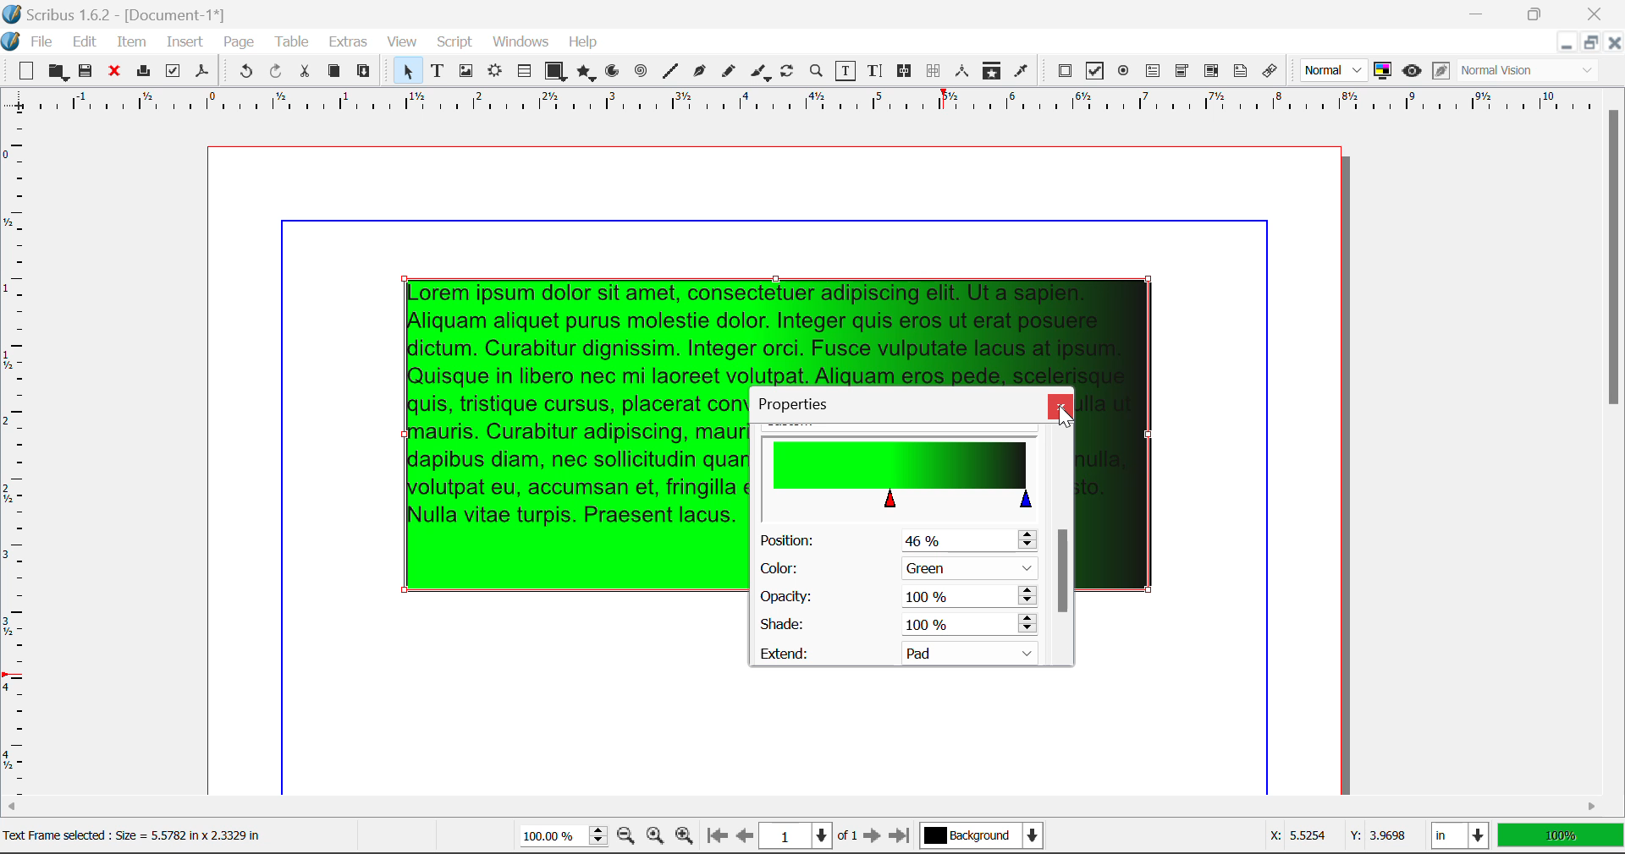 Image resolution: width=1625 pixels, height=854 pixels. Describe the element at coordinates (1274, 72) in the screenshot. I see `Link Annotation` at that location.